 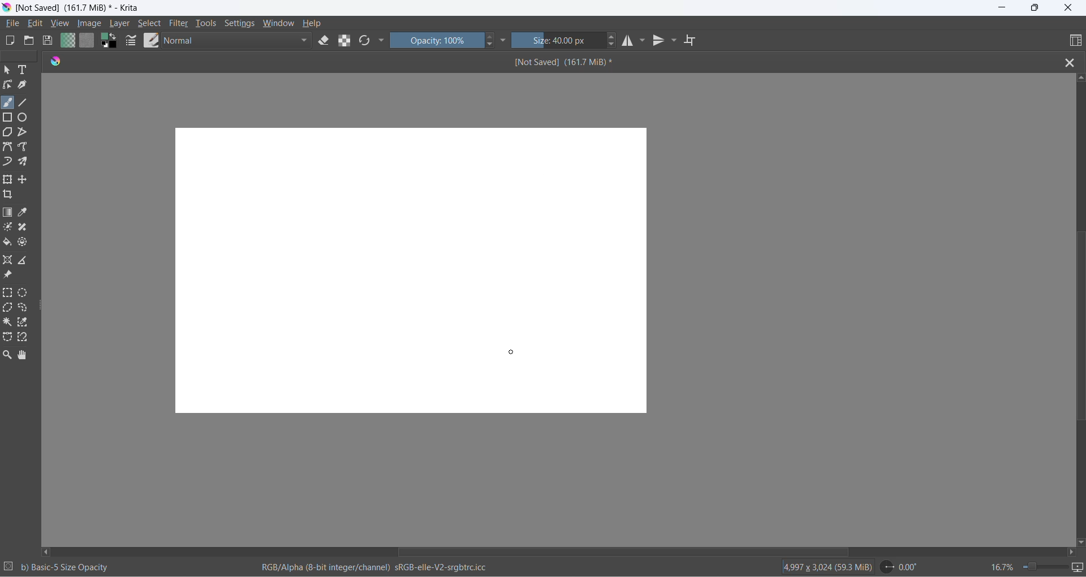 I want to click on fill color, so click(x=8, y=244).